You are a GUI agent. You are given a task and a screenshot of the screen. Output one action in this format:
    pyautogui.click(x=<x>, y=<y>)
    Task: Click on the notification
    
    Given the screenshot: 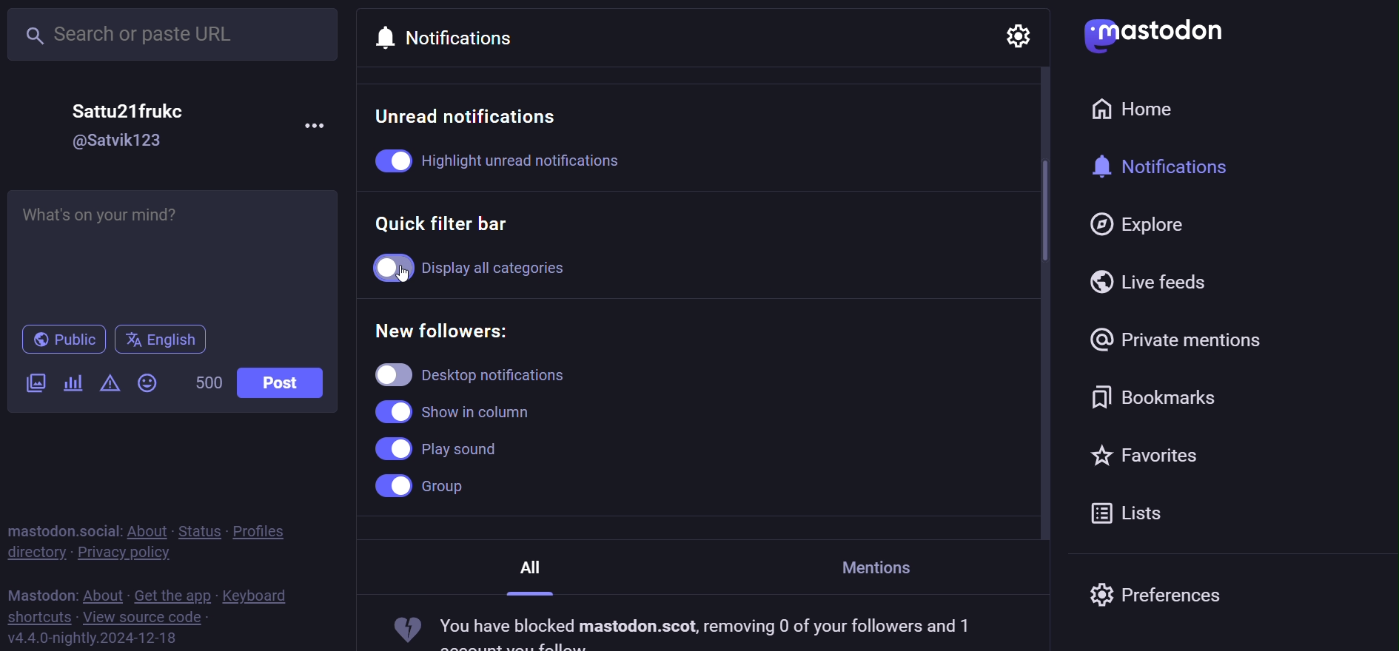 What is the action you would take?
    pyautogui.click(x=457, y=33)
    